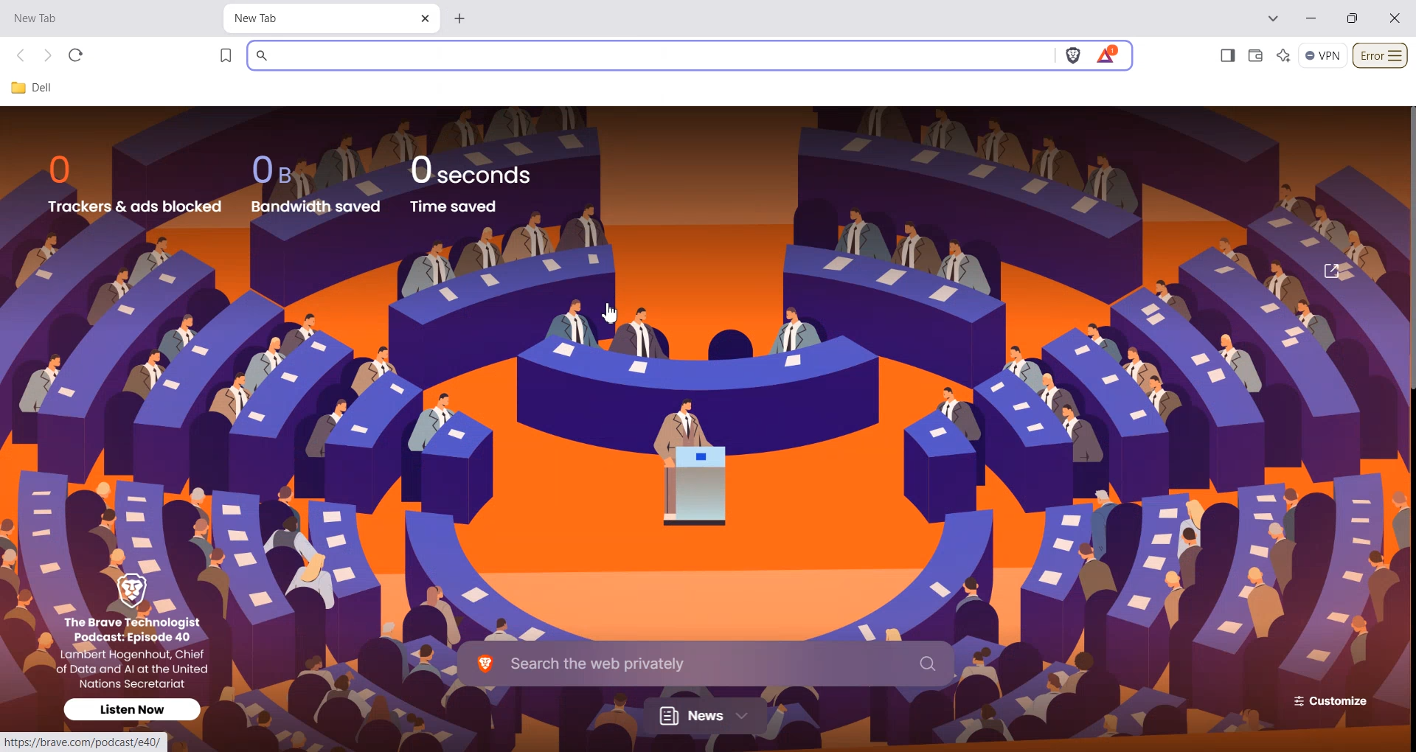 This screenshot has height=752, width=1416. I want to click on New Tab, so click(316, 18).